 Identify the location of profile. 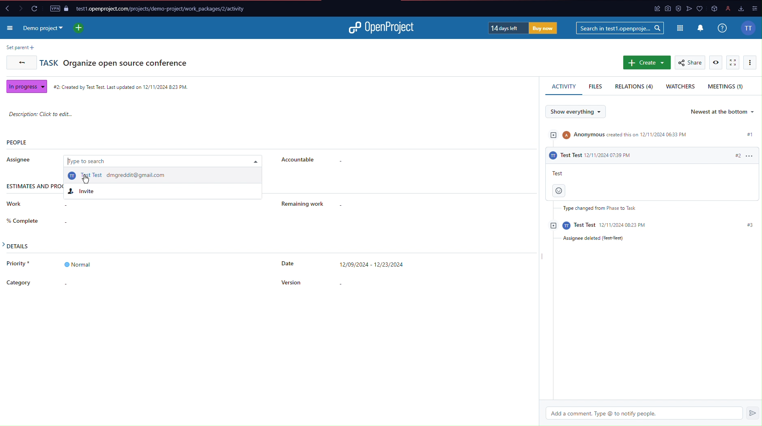
(728, 9).